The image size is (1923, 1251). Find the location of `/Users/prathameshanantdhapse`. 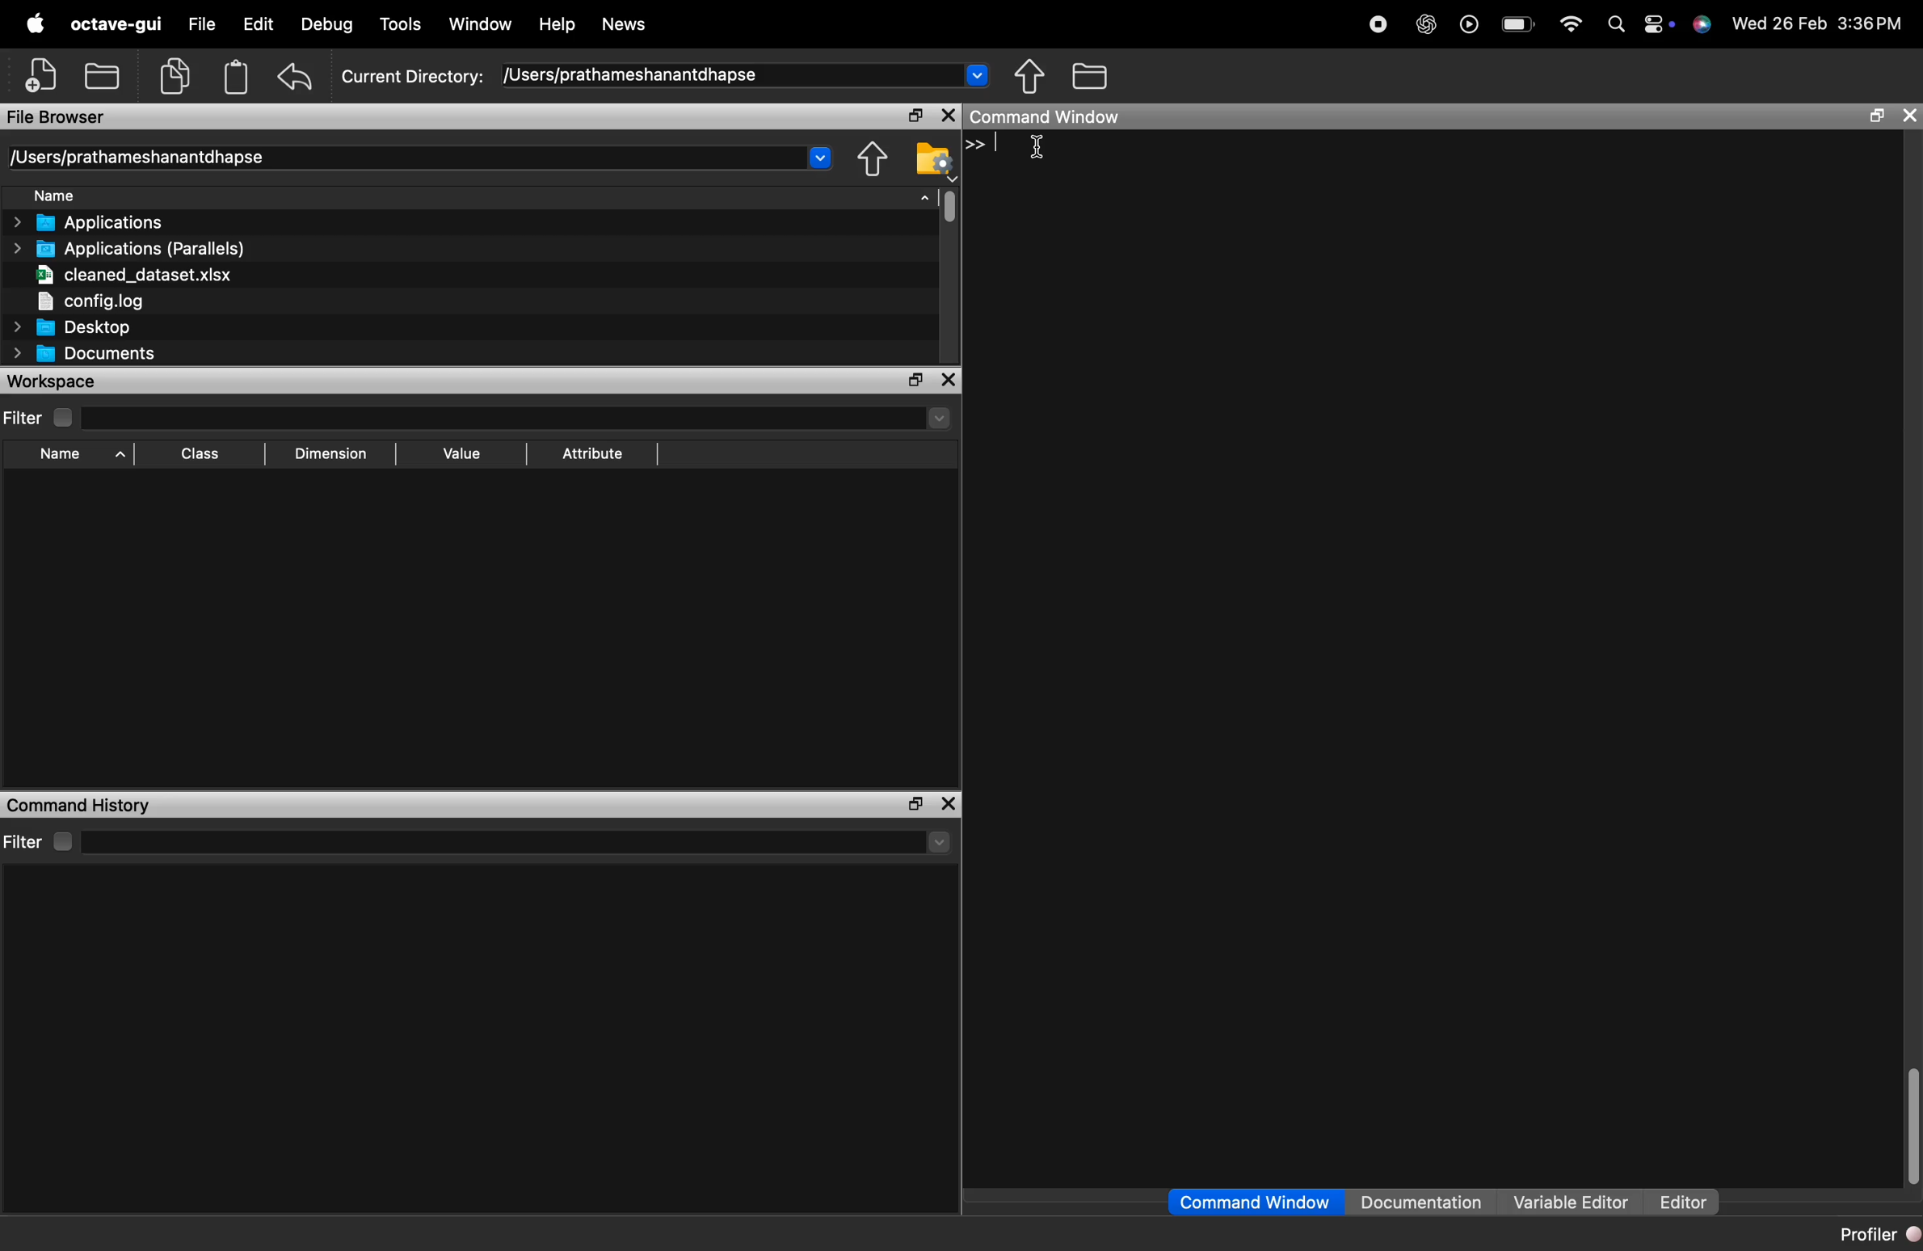

/Users/prathameshanantdhapse is located at coordinates (421, 158).